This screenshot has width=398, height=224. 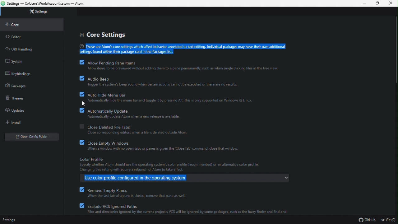 I want to click on theme, so click(x=15, y=99).